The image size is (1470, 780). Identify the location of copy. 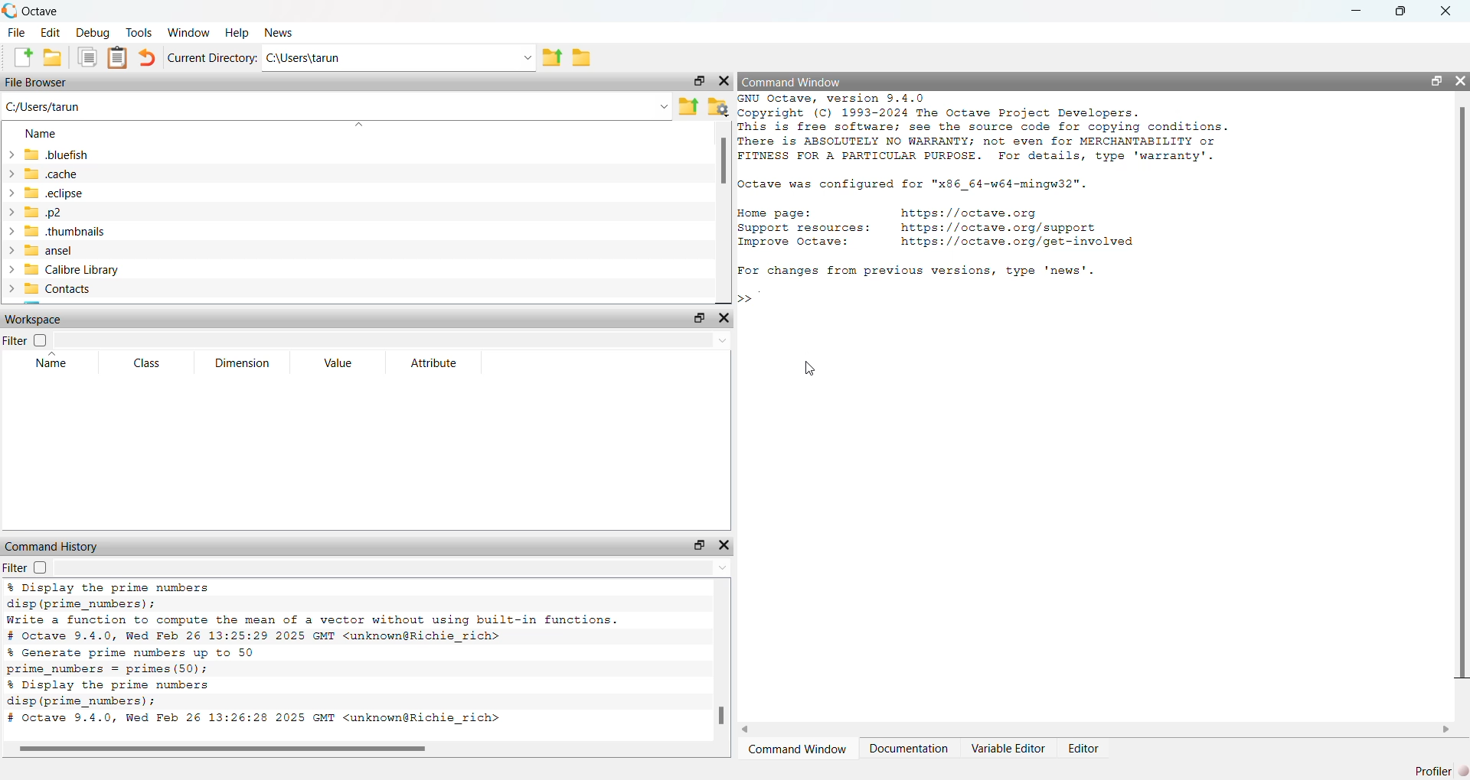
(87, 57).